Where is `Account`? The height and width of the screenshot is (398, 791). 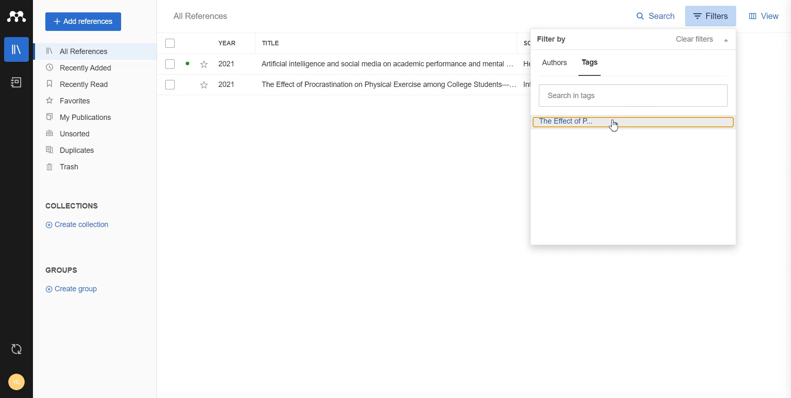
Account is located at coordinates (17, 382).